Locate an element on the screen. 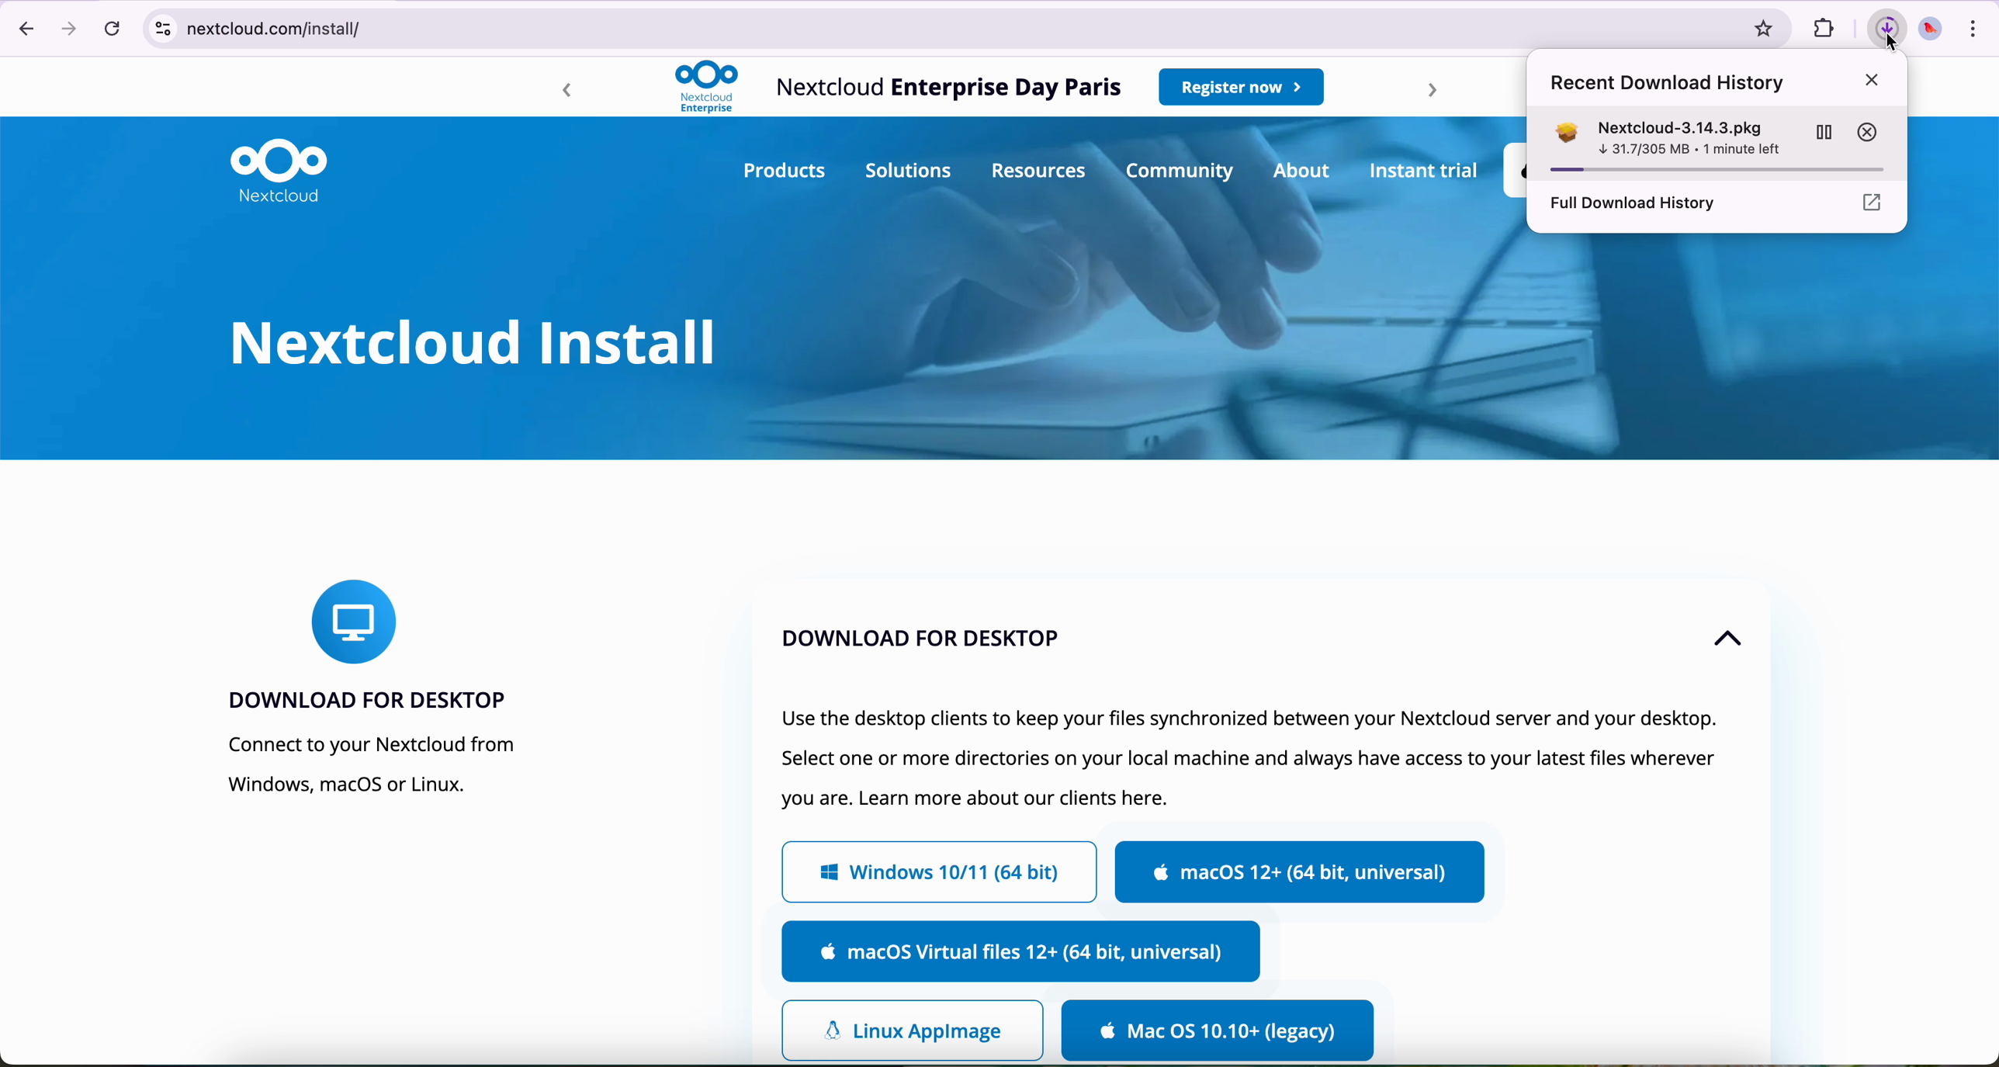  profile is located at coordinates (1931, 26).